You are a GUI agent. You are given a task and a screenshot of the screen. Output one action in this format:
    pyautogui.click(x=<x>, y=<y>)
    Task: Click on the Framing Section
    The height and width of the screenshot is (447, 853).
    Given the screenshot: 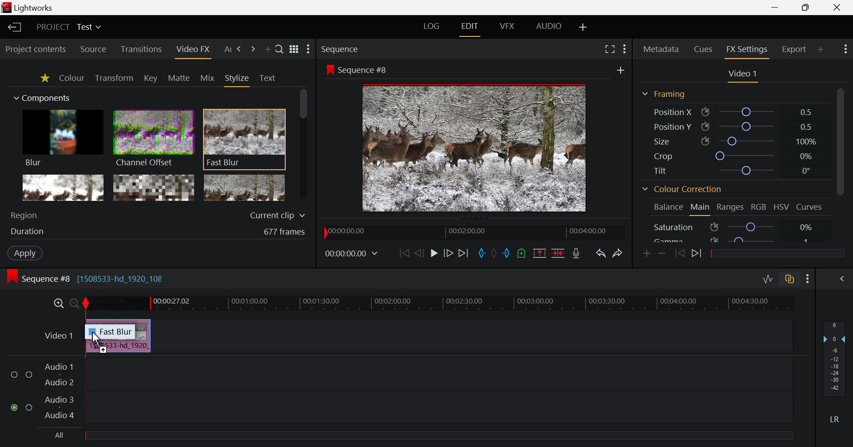 What is the action you would take?
    pyautogui.click(x=665, y=93)
    